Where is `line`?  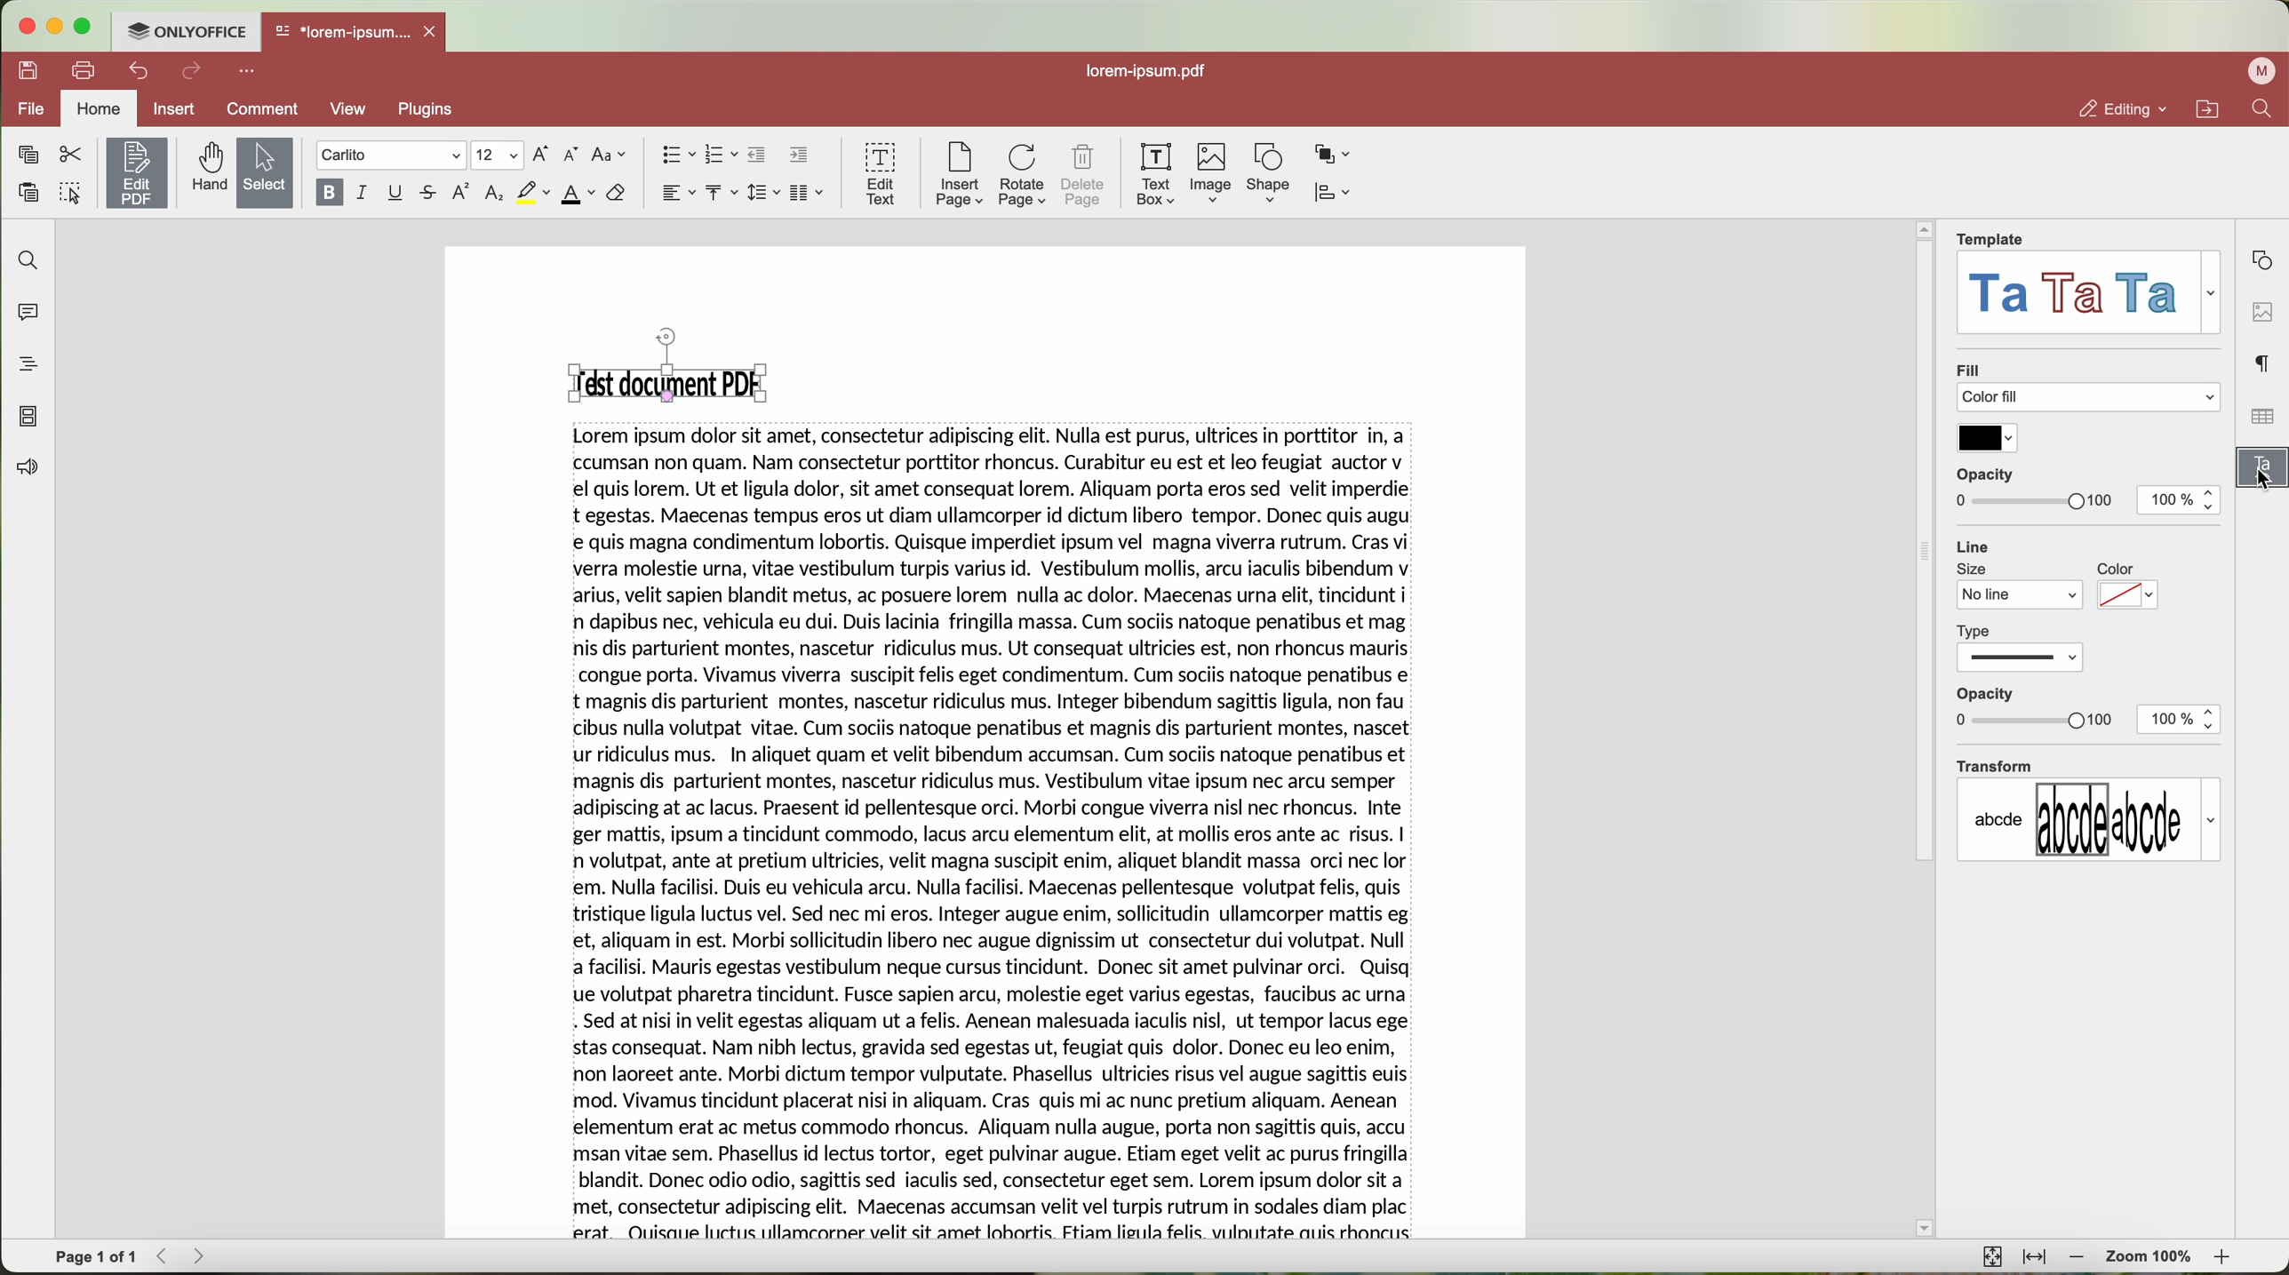
line is located at coordinates (1974, 544).